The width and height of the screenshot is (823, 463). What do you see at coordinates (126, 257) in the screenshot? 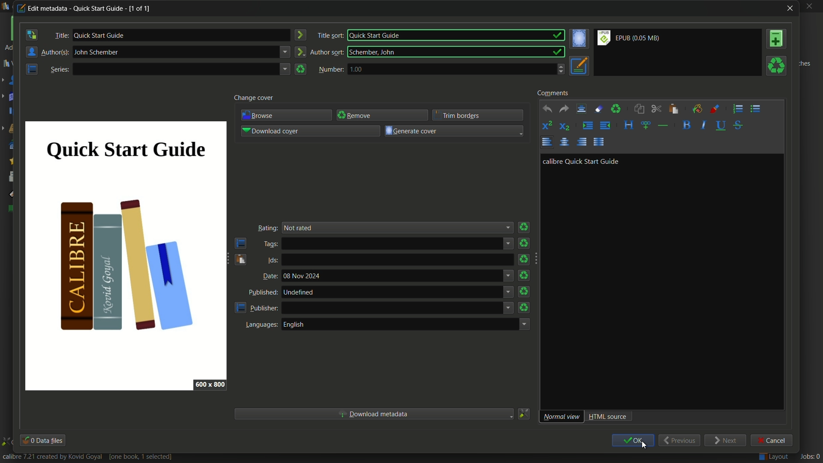
I see `image` at bounding box center [126, 257].